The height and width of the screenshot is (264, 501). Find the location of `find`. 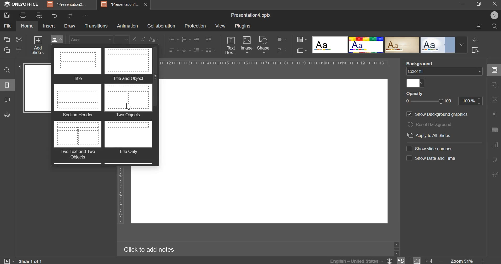

find is located at coordinates (7, 69).